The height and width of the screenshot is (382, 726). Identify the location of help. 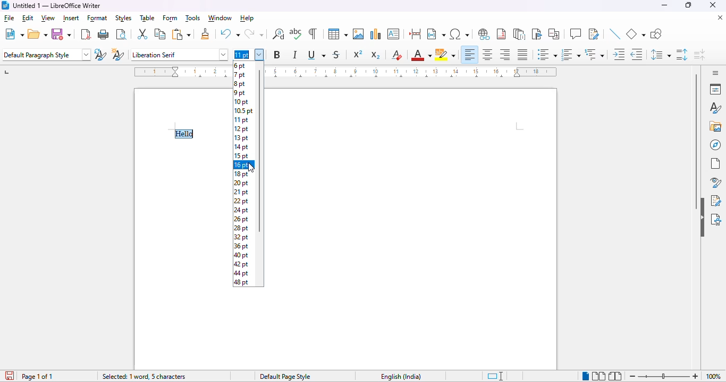
(247, 19).